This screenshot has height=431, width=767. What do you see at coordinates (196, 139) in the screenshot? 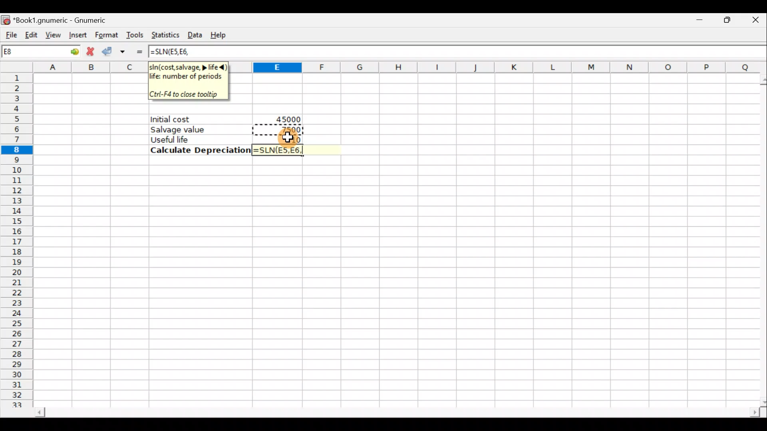
I see `Useful life` at bounding box center [196, 139].